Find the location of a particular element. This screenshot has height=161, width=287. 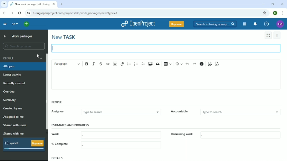

Back is located at coordinates (4, 13).